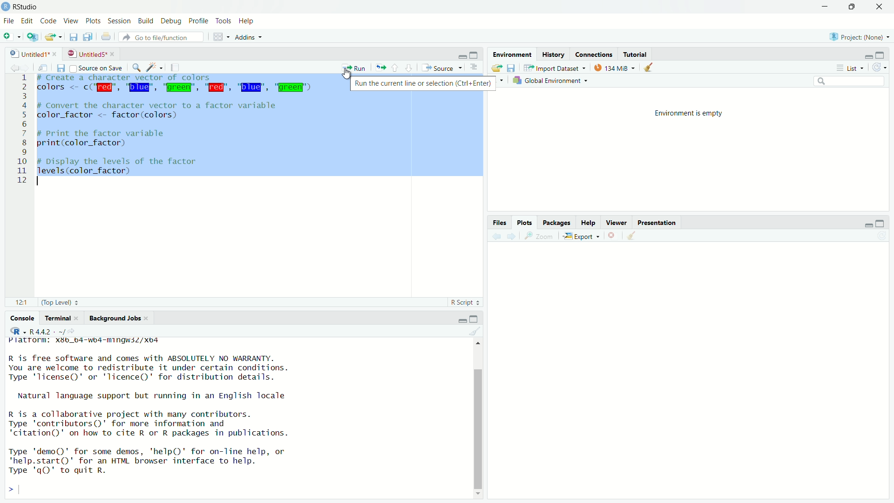 Image resolution: width=894 pixels, height=503 pixels. Describe the element at coordinates (7, 491) in the screenshot. I see `prompt cursor` at that location.